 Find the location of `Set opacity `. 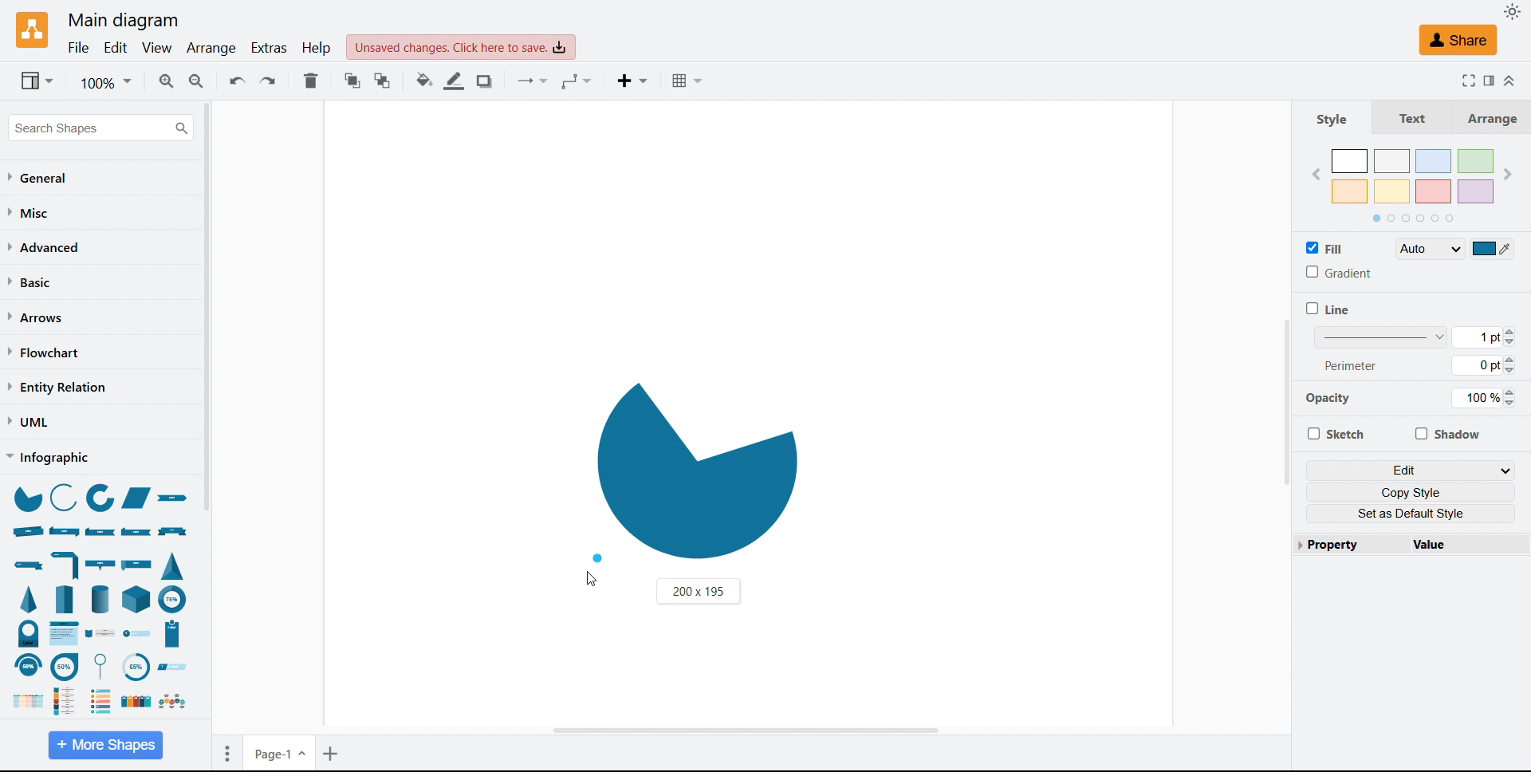

Set opacity  is located at coordinates (1483, 398).